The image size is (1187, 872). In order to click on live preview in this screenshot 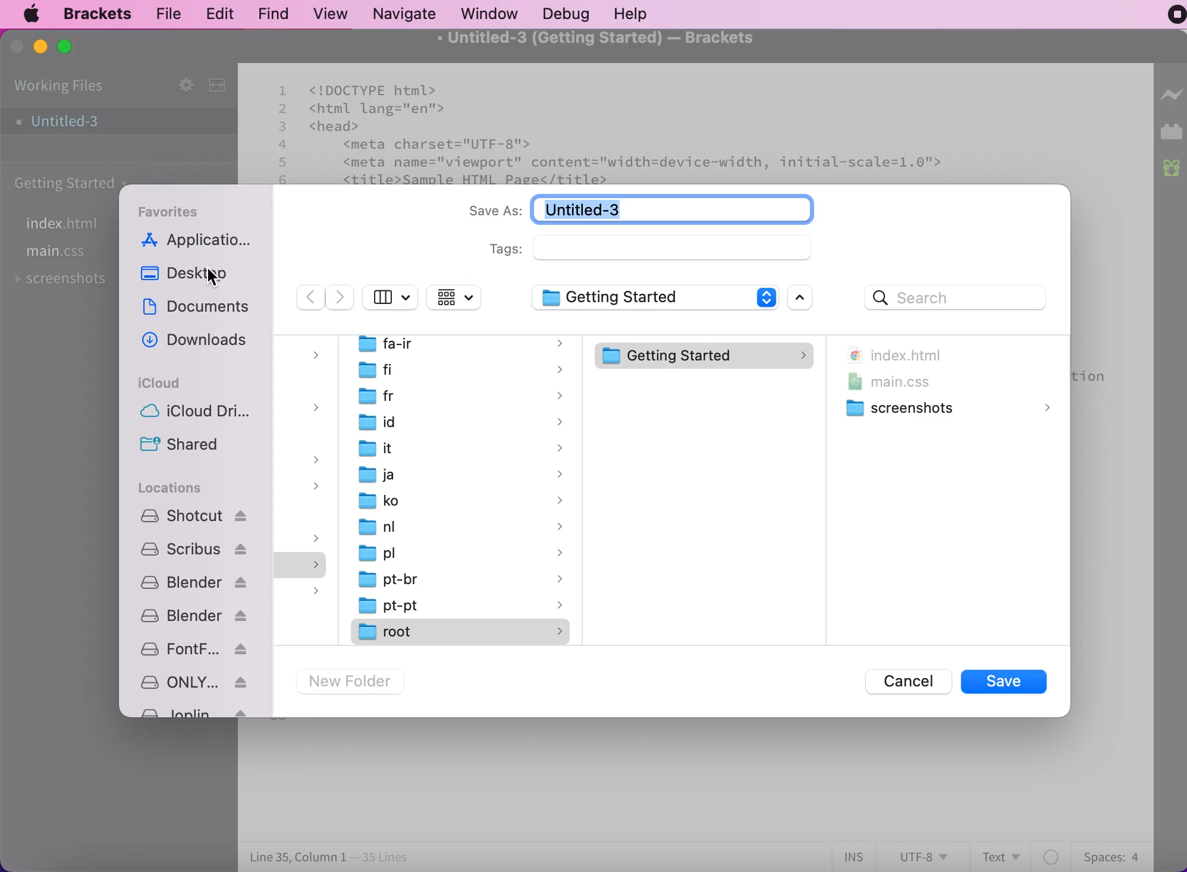, I will do `click(1169, 95)`.